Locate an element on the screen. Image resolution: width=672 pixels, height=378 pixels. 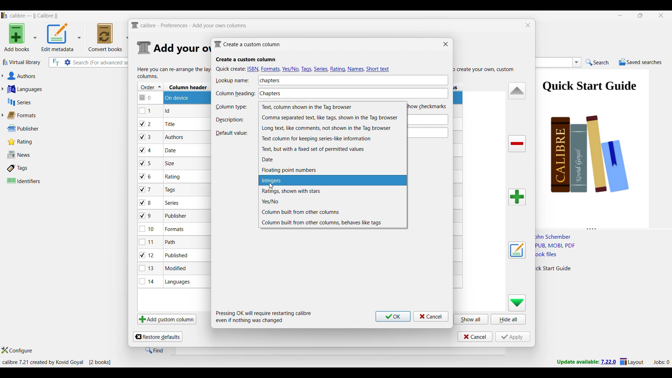
checkbox - 2 is located at coordinates (146, 124).